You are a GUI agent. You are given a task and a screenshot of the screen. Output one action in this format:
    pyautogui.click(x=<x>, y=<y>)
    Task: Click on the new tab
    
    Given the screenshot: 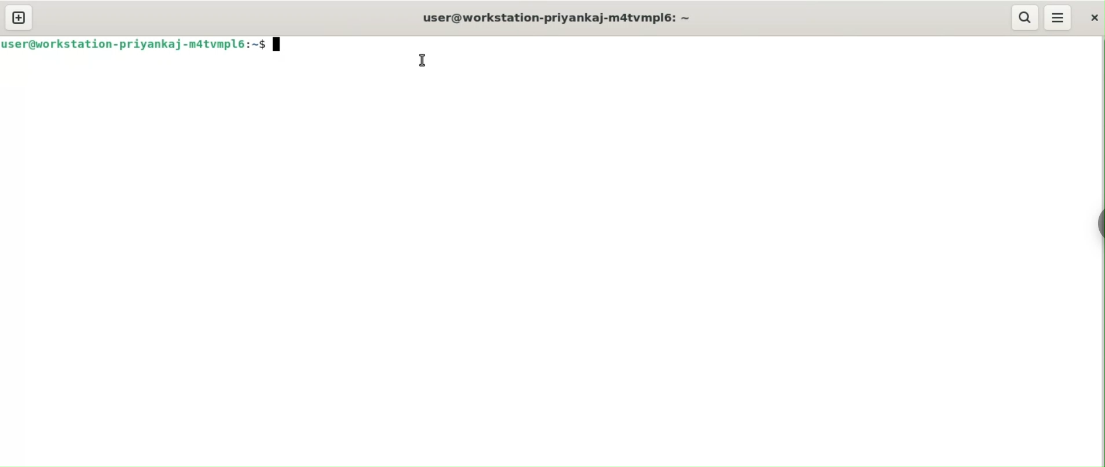 What is the action you would take?
    pyautogui.click(x=19, y=17)
    